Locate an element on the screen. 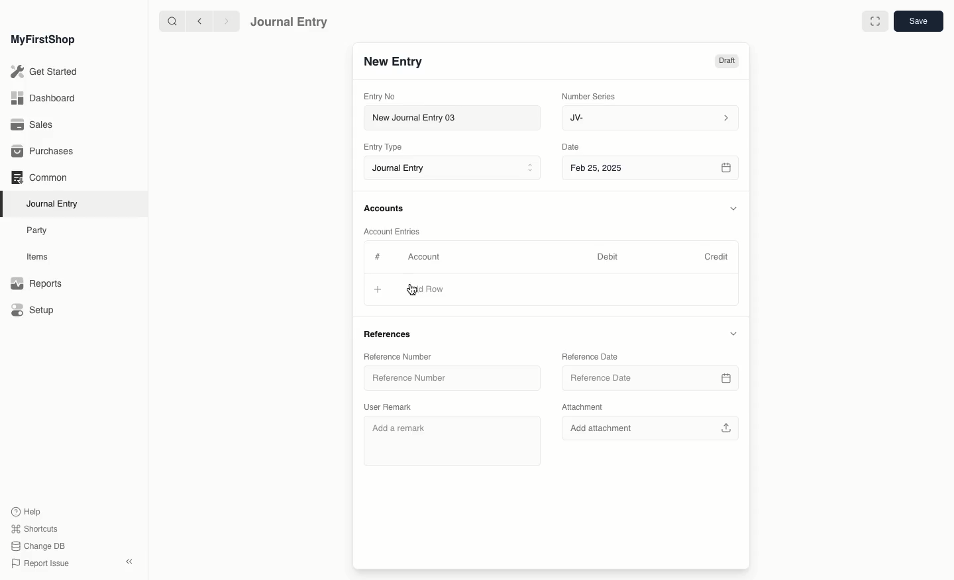 This screenshot has width=954, height=580. Reference Number is located at coordinates (451, 380).